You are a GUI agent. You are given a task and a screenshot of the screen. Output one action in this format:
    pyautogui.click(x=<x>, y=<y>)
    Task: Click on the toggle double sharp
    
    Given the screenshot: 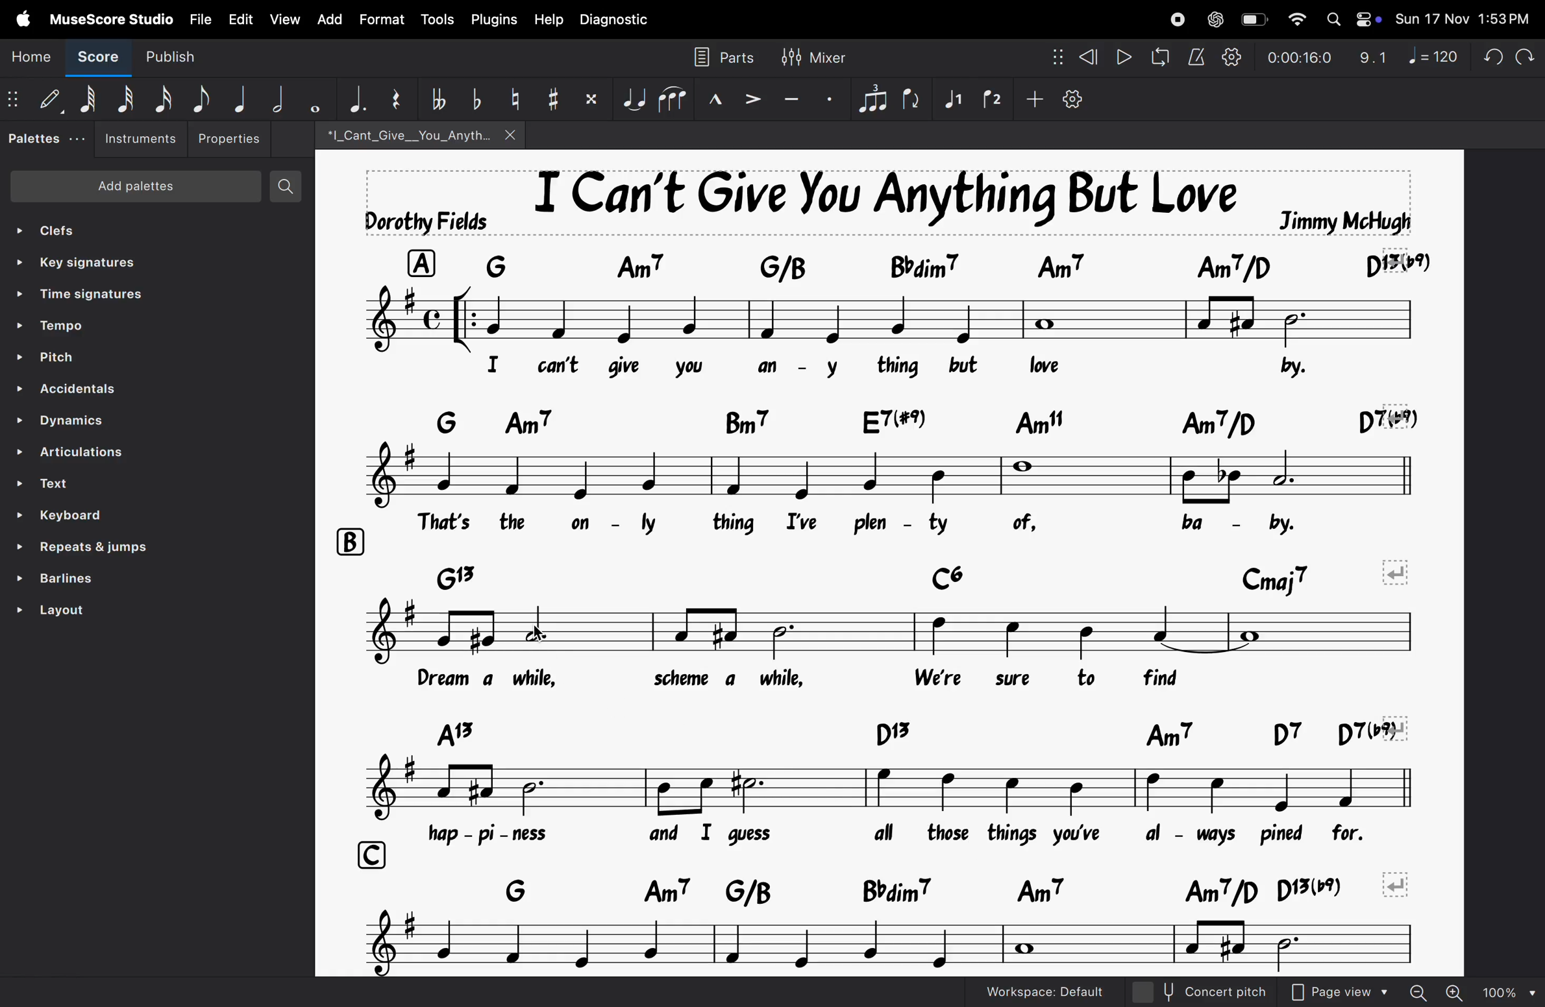 What is the action you would take?
    pyautogui.click(x=591, y=99)
    